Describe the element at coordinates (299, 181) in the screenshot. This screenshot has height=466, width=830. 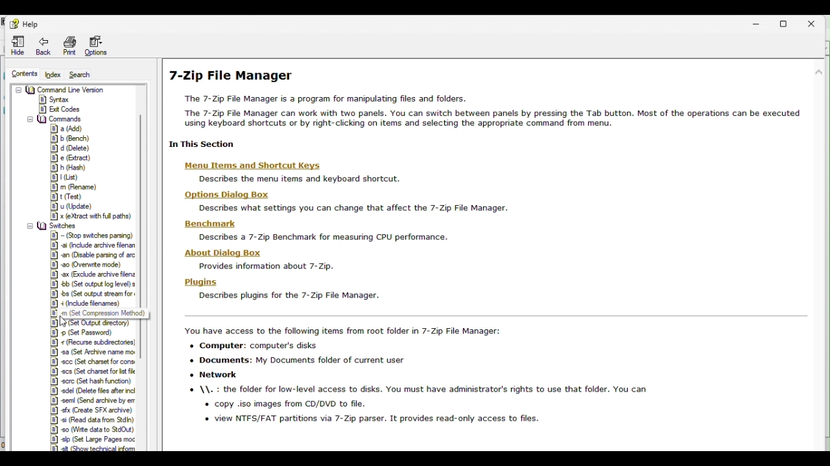
I see `description text` at that location.